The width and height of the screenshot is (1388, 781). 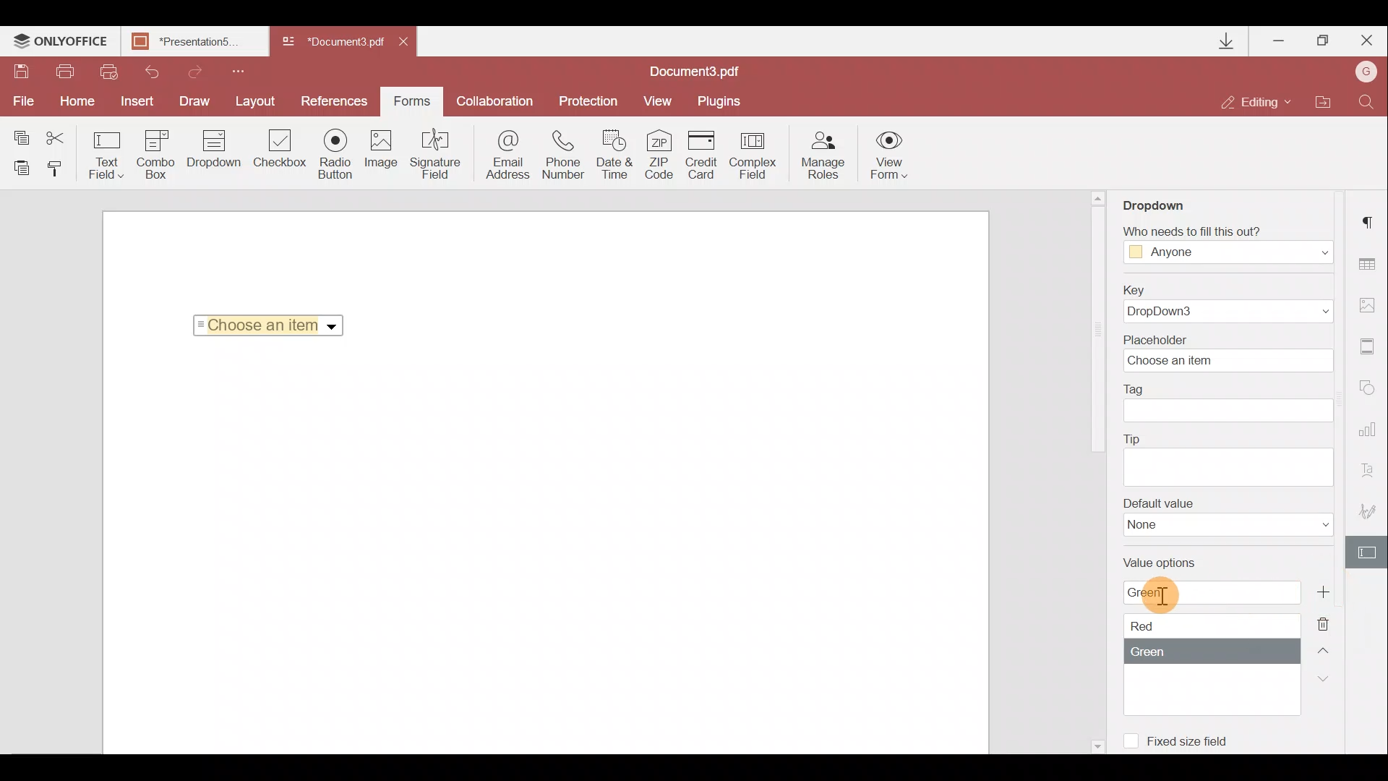 I want to click on Downloads, so click(x=1229, y=41).